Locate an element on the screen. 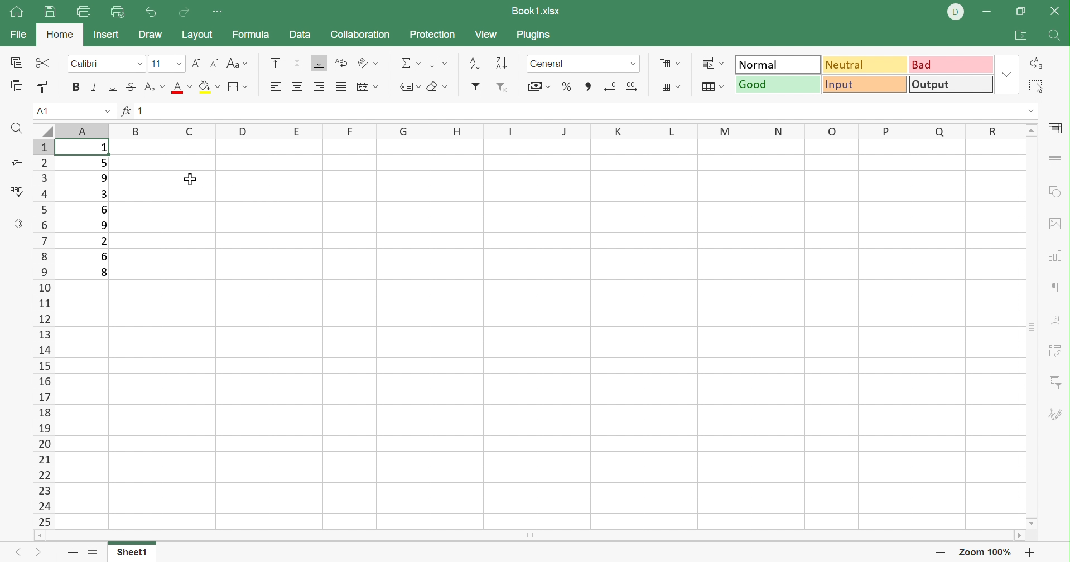 The height and width of the screenshot is (562, 1070). Font color is located at coordinates (182, 90).